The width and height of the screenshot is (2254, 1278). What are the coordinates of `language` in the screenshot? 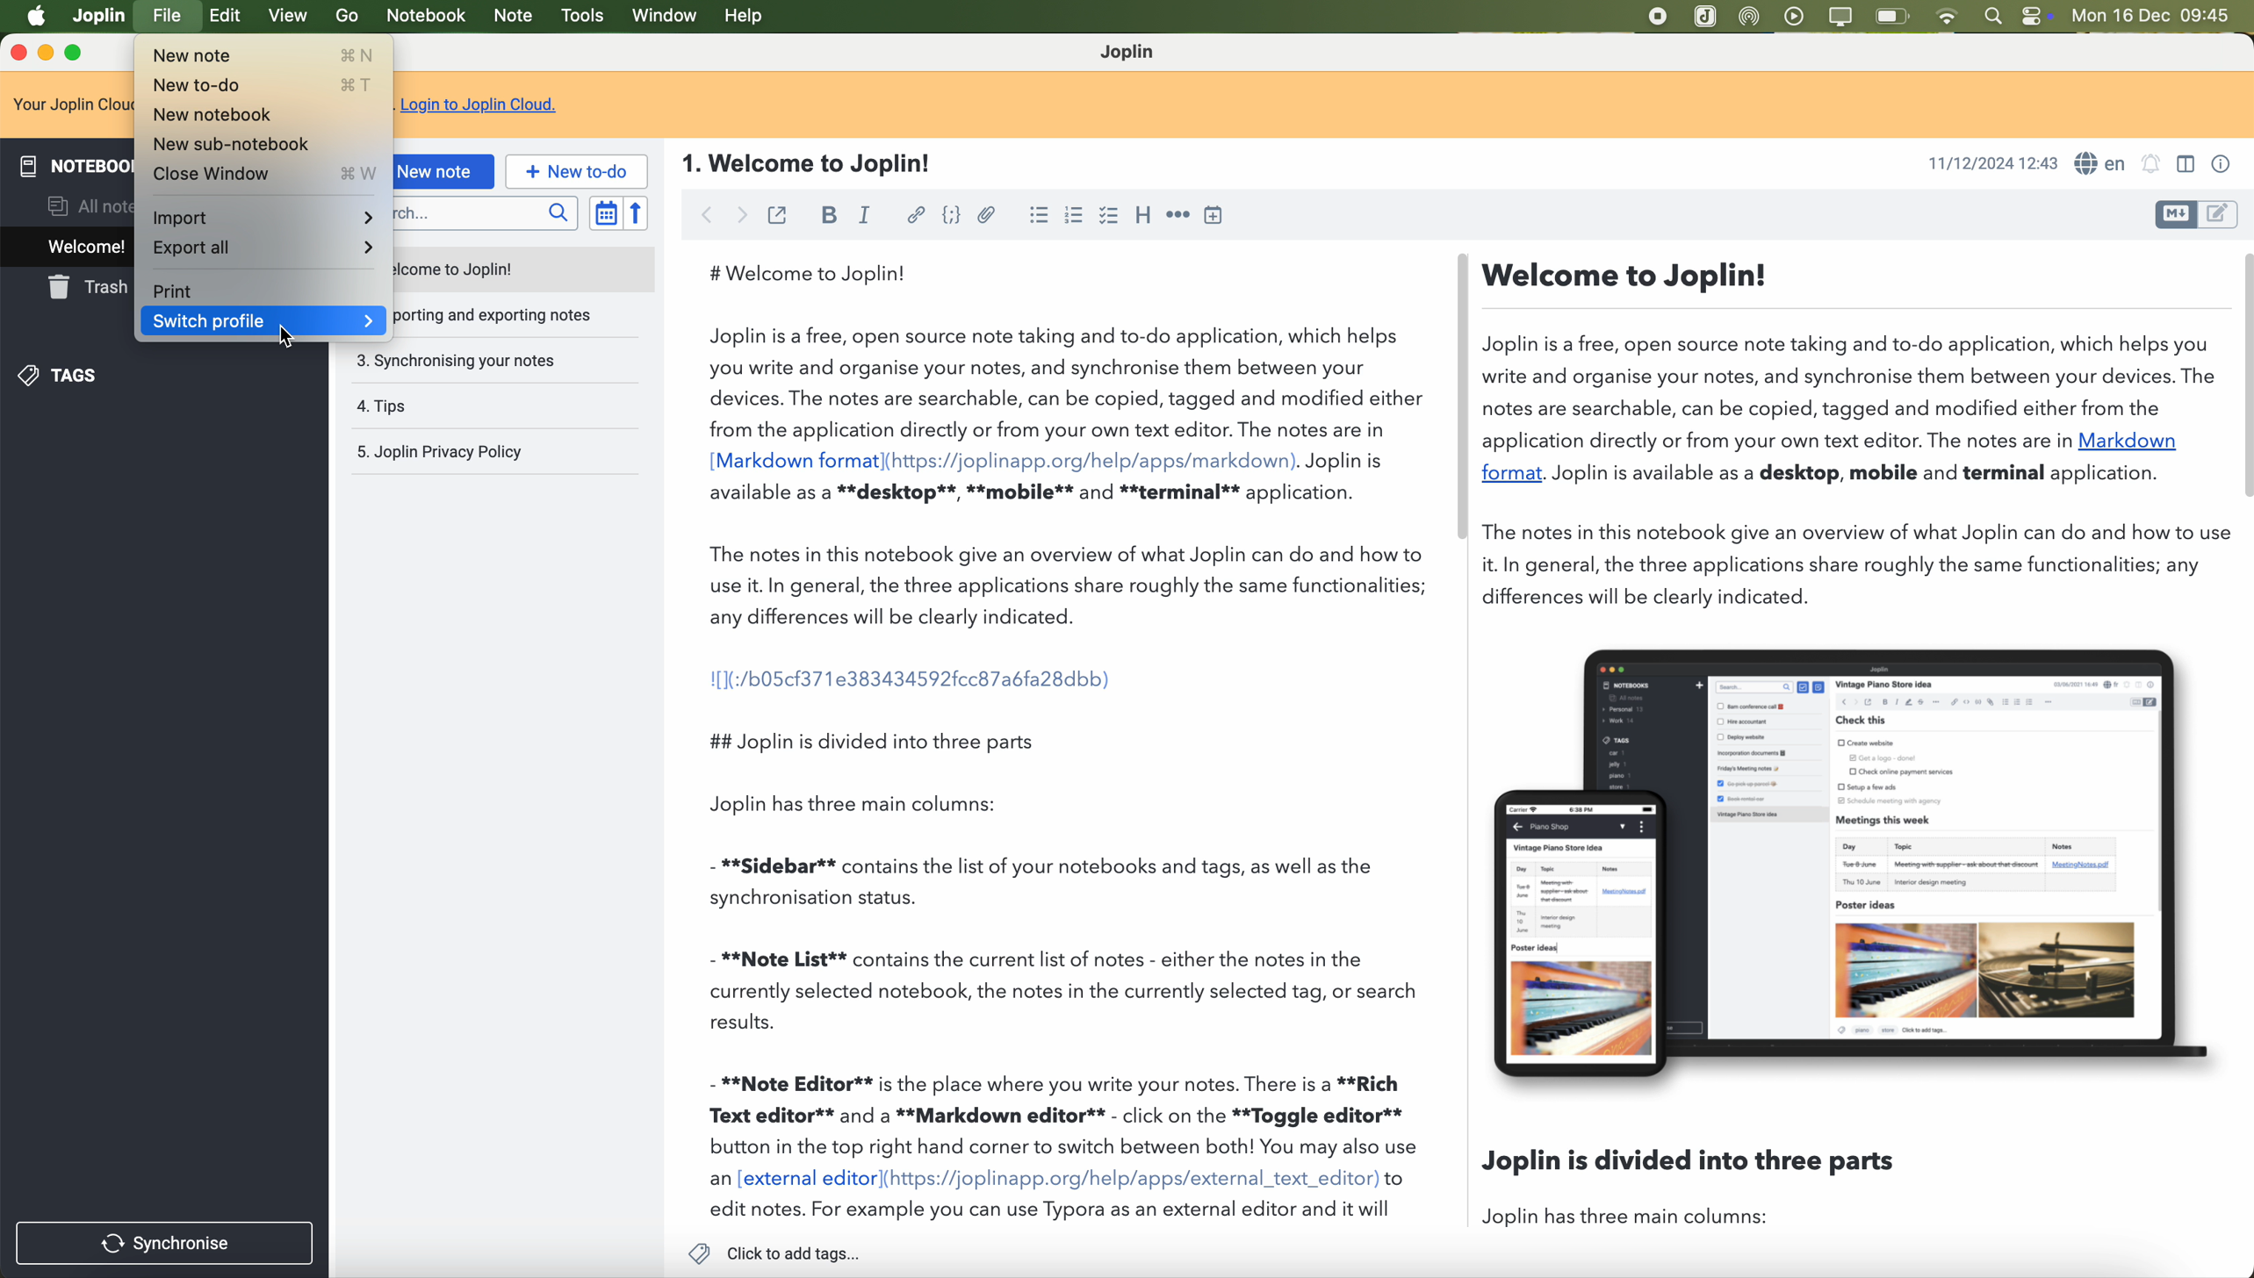 It's located at (2102, 163).